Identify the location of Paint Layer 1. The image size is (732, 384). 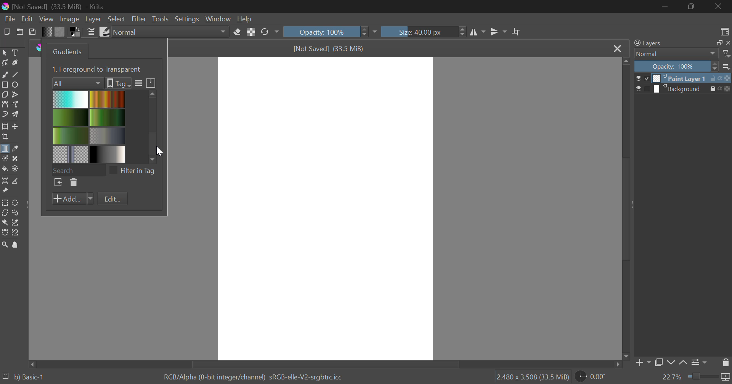
(681, 77).